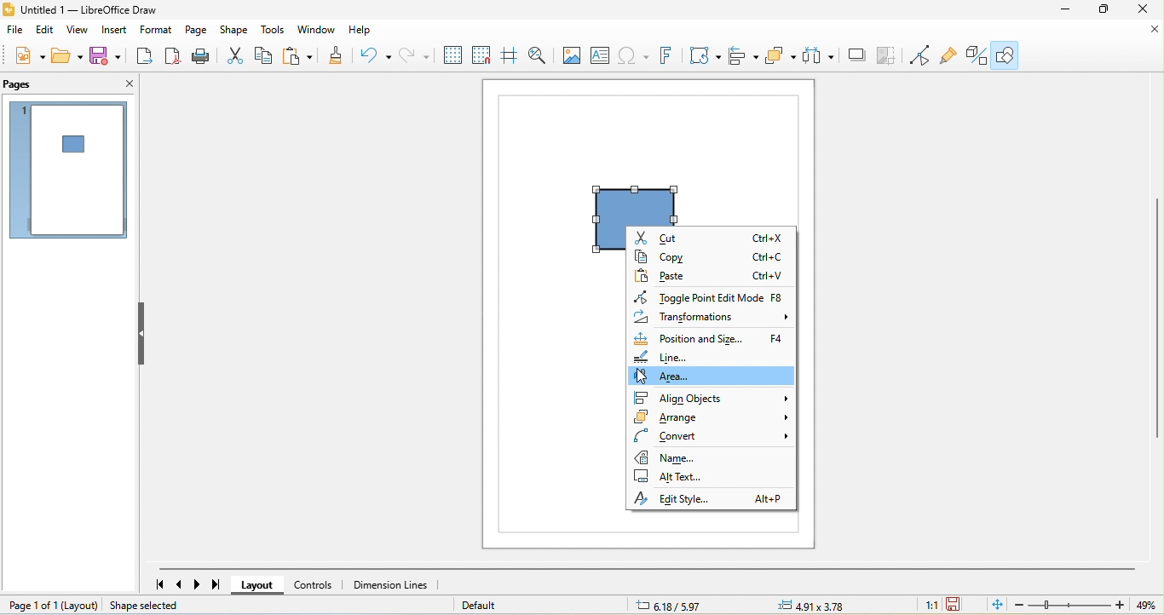 This screenshot has width=1164, height=615. What do you see at coordinates (205, 58) in the screenshot?
I see `print` at bounding box center [205, 58].